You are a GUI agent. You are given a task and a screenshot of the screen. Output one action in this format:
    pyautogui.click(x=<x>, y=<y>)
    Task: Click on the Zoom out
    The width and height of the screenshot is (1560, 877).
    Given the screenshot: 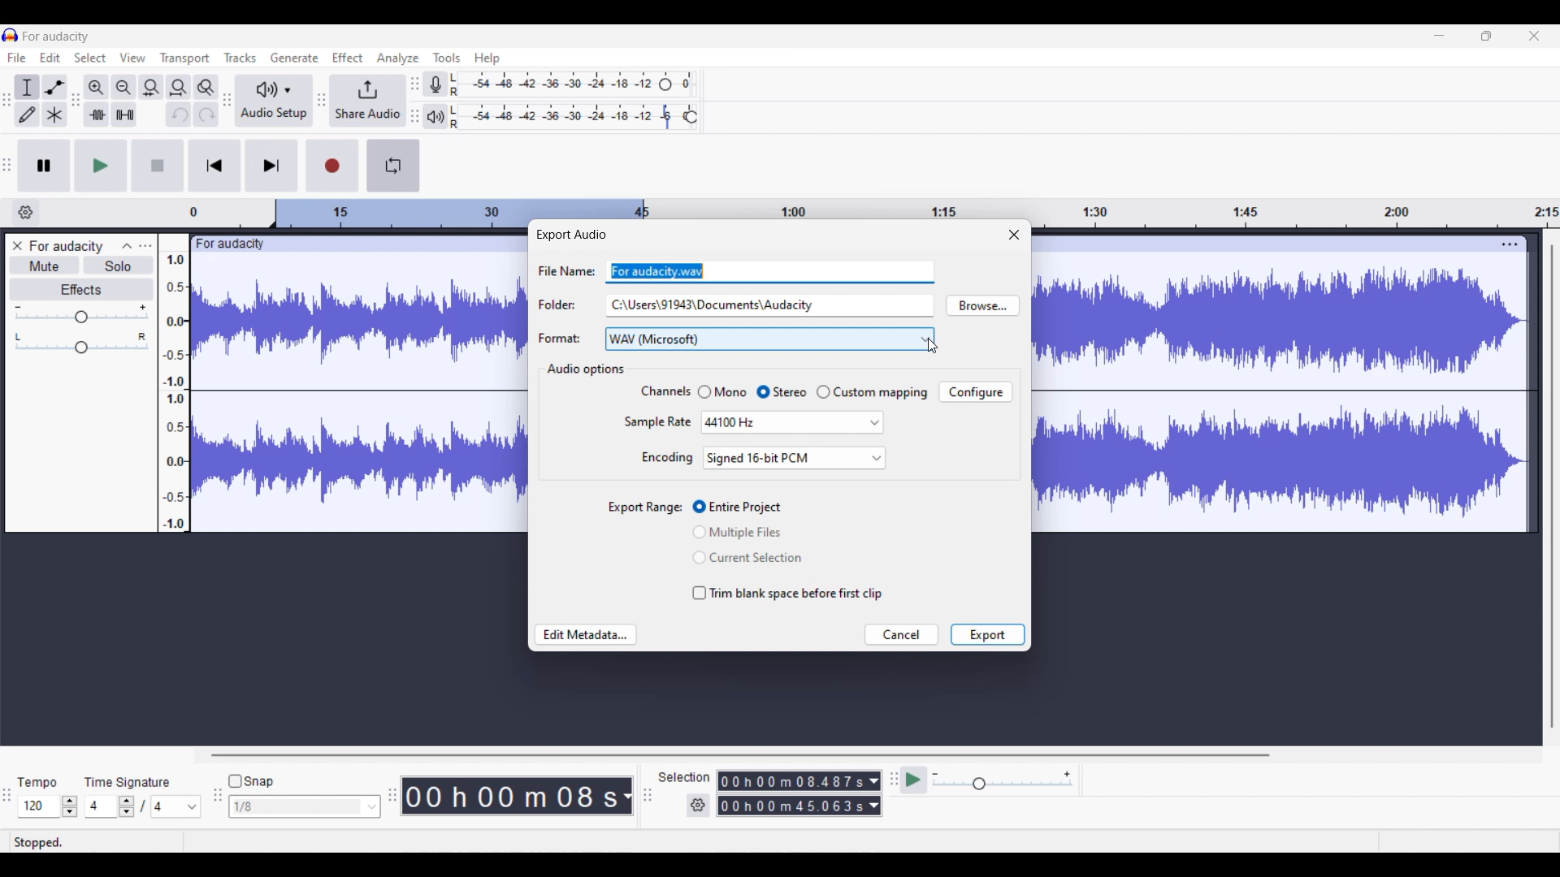 What is the action you would take?
    pyautogui.click(x=123, y=88)
    